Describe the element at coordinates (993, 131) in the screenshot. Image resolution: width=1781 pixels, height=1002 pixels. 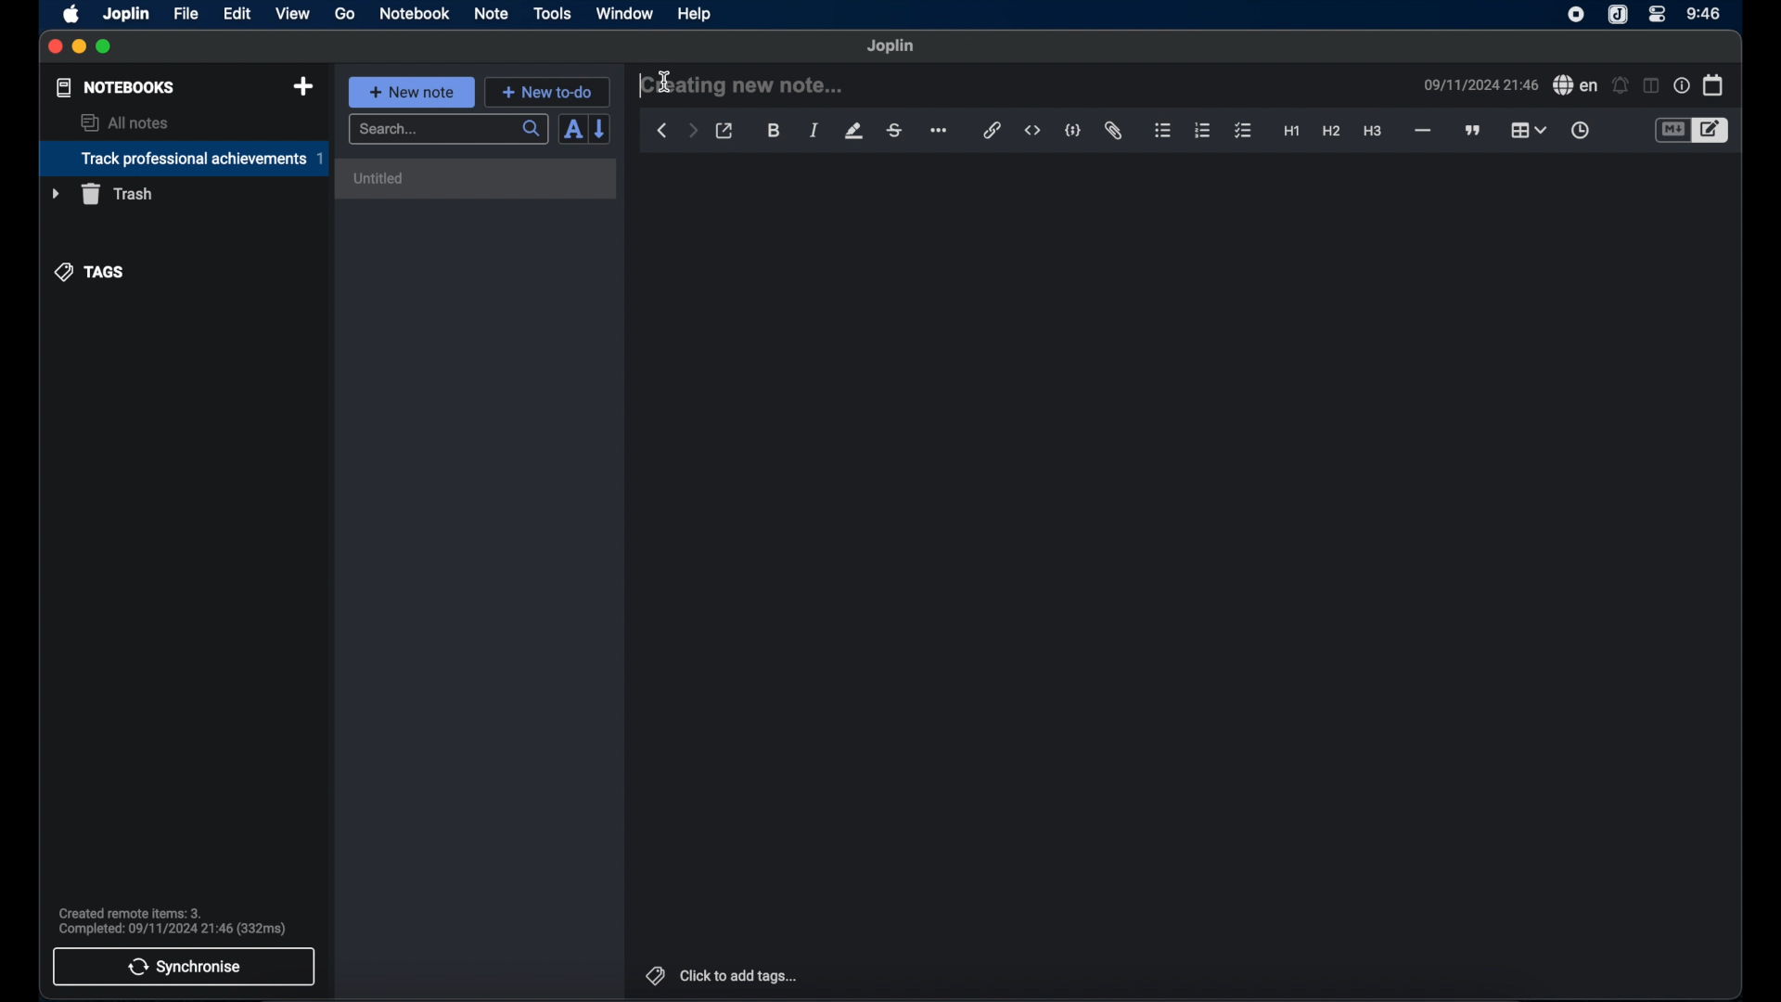
I see `hyperlink` at that location.